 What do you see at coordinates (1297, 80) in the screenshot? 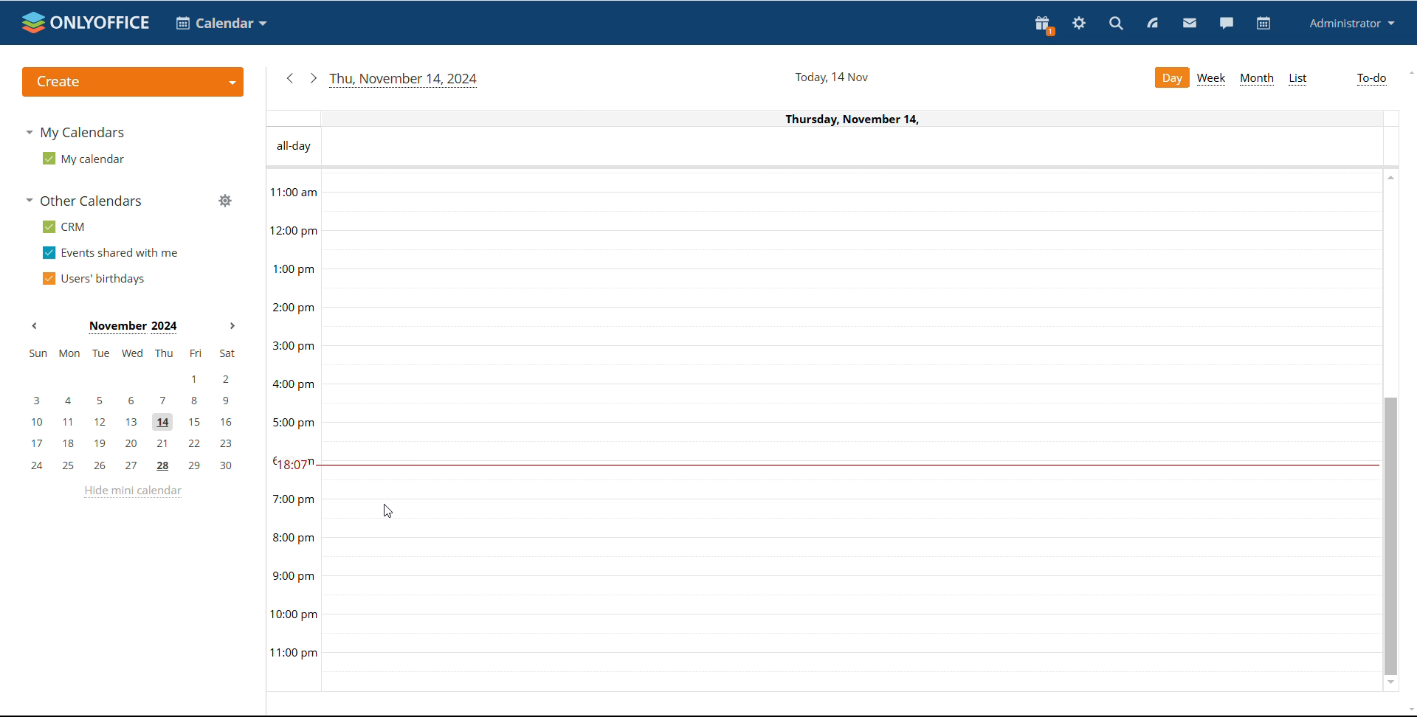
I see `list view` at bounding box center [1297, 80].